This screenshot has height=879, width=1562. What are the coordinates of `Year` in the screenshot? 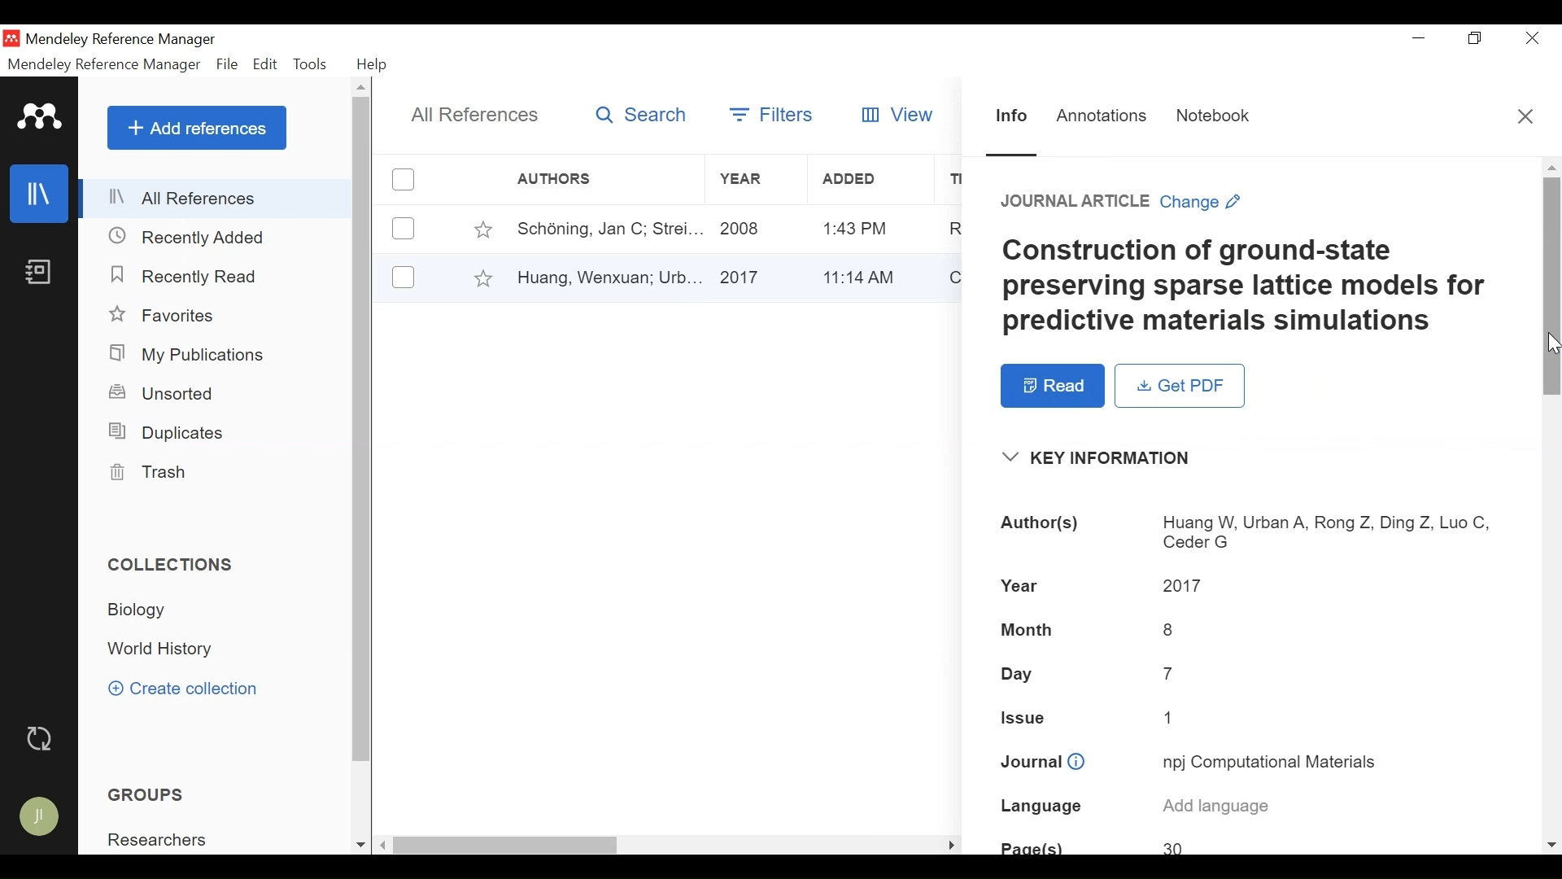 It's located at (1249, 586).